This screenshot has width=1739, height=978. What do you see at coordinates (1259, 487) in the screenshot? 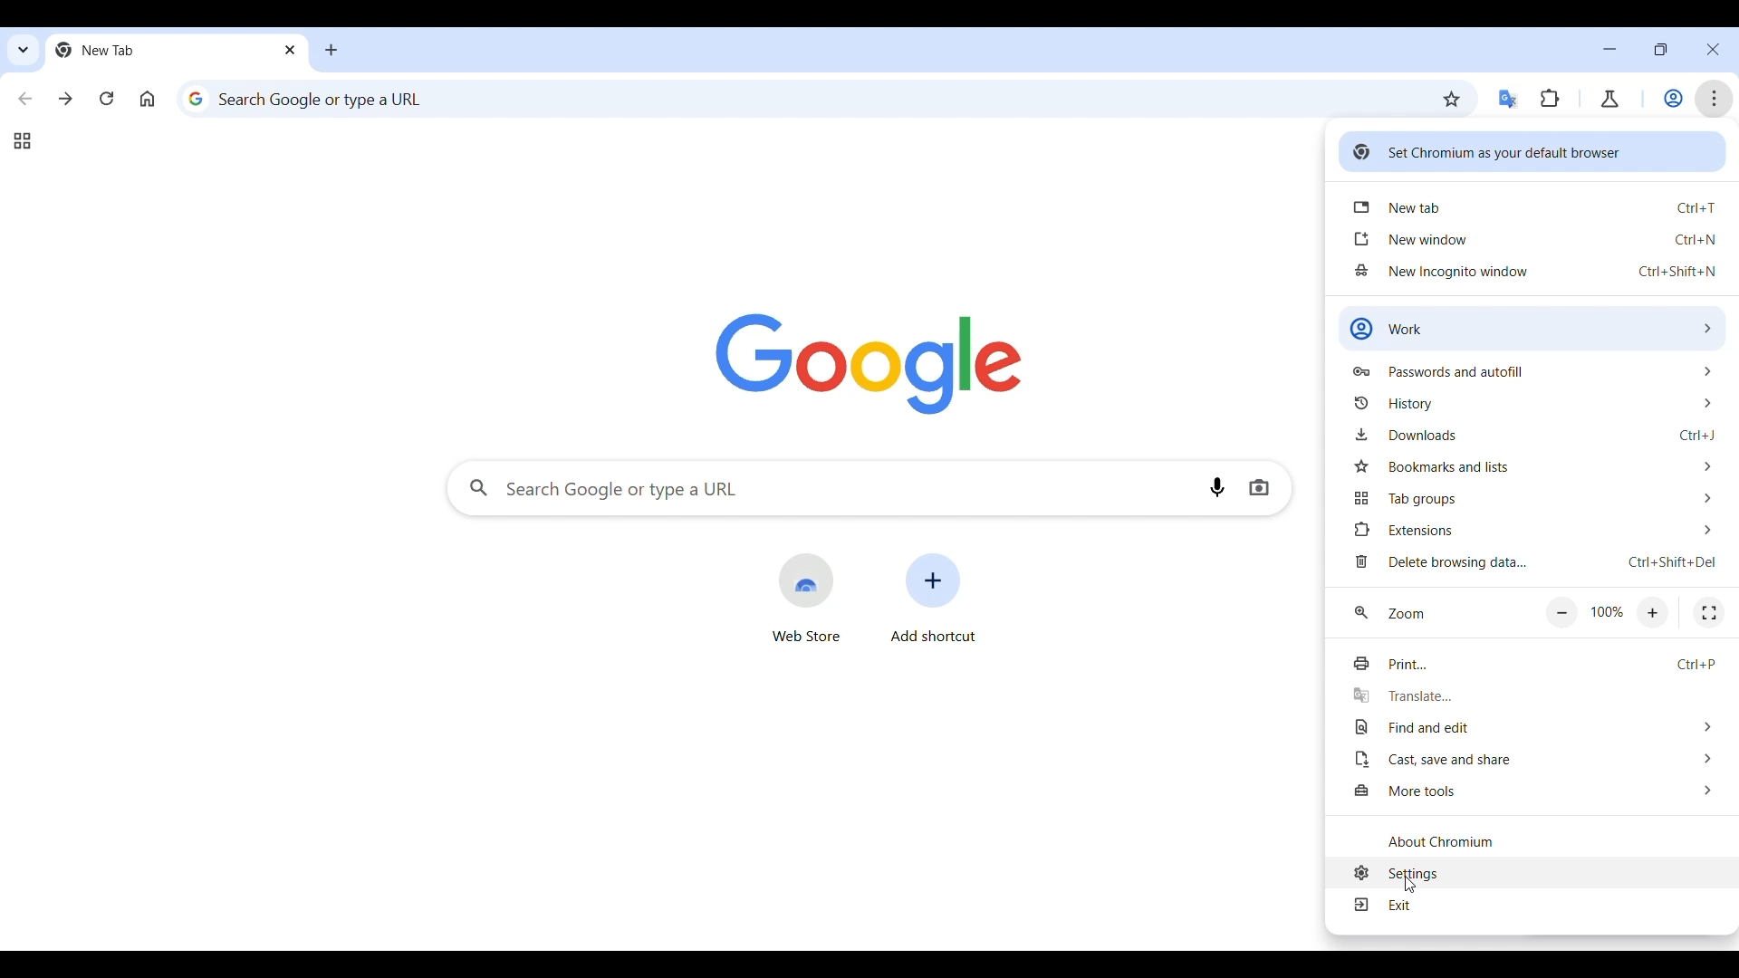
I see `Search by image` at bounding box center [1259, 487].